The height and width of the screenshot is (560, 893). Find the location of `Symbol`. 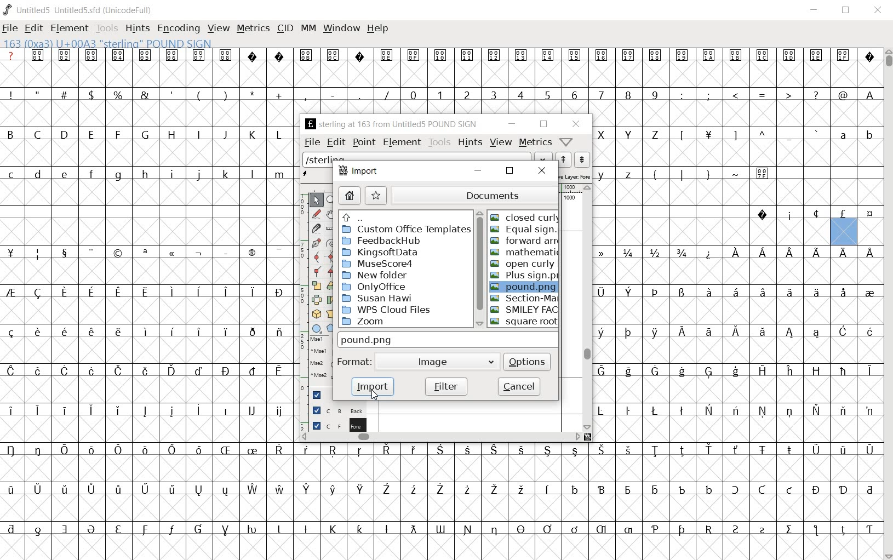

Symbol is located at coordinates (198, 490).